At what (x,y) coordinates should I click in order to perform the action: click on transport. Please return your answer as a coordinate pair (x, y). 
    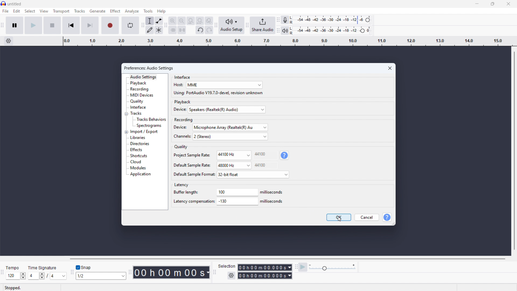
    Looking at the image, I should click on (61, 11).